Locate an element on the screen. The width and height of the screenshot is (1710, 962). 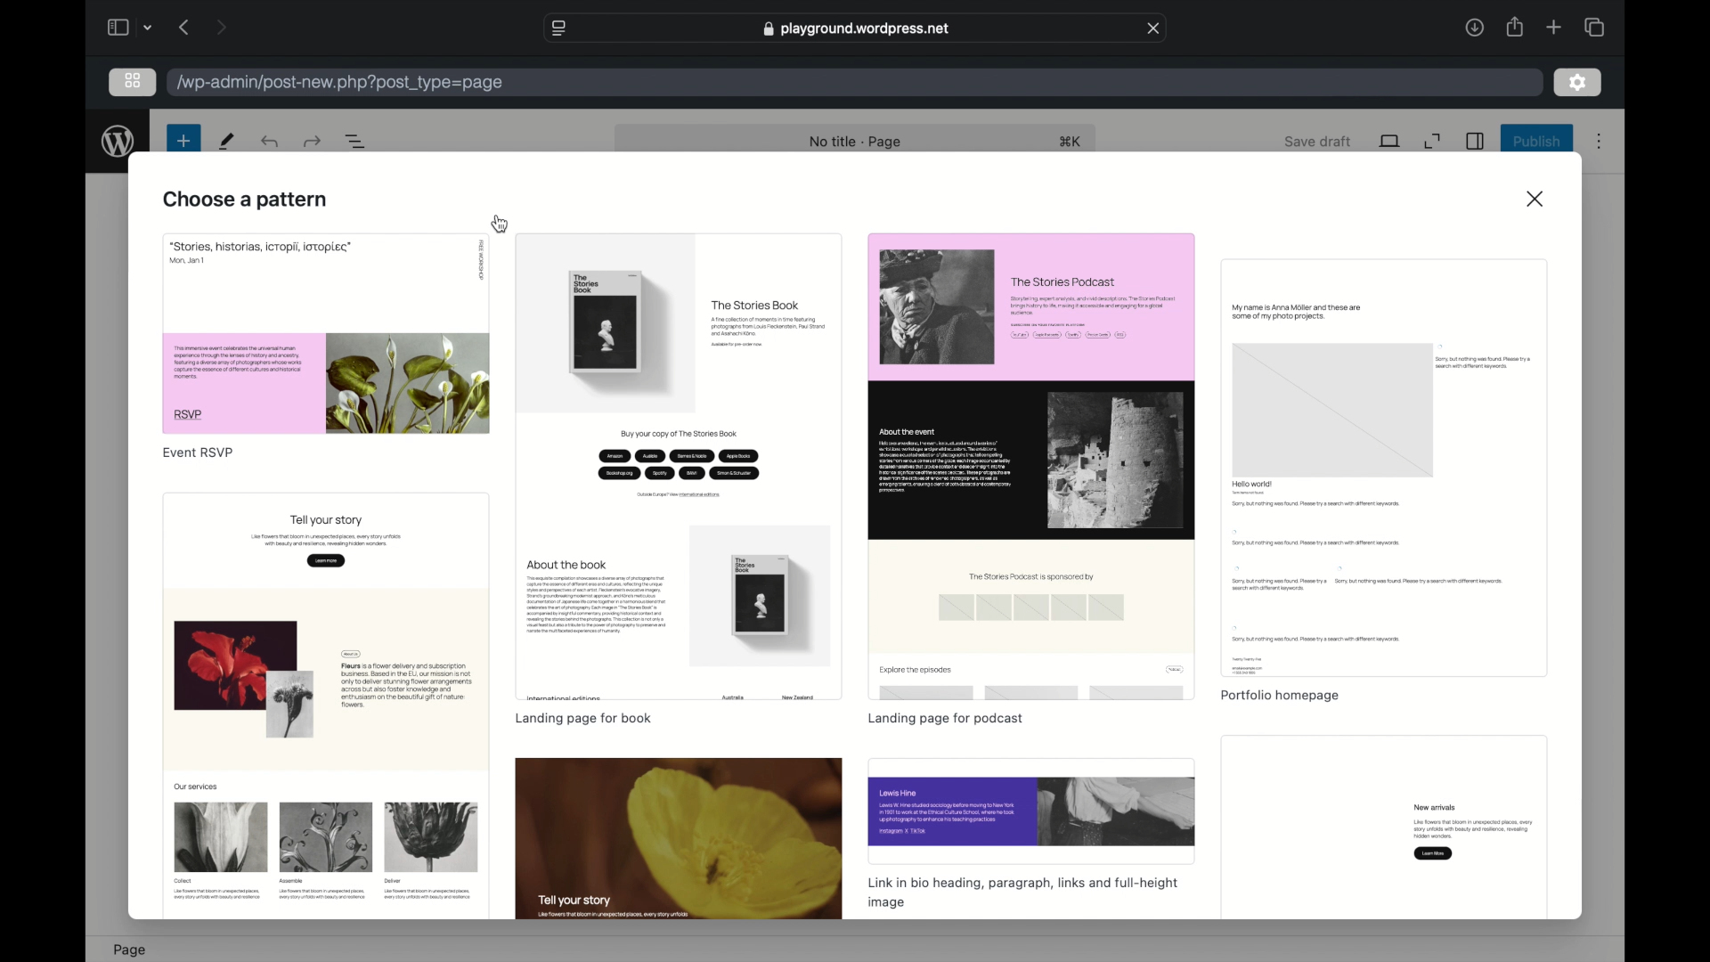
cursor is located at coordinates (501, 224).